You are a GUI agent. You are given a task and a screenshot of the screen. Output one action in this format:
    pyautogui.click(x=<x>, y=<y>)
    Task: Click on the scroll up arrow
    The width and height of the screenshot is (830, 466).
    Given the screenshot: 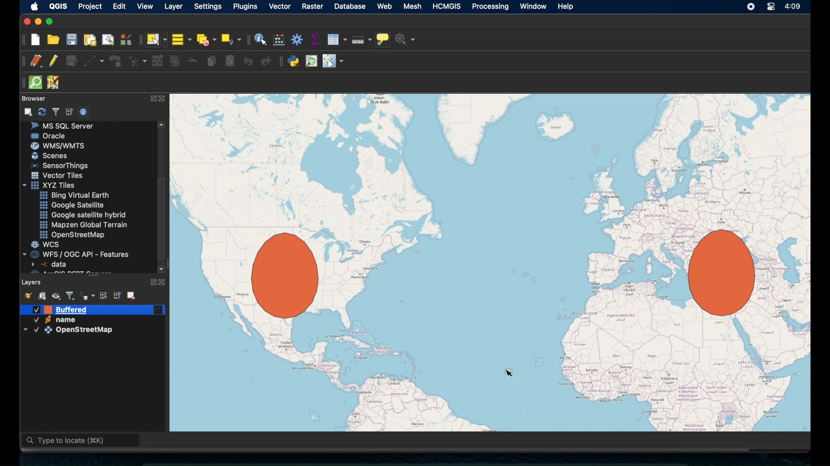 What is the action you would take?
    pyautogui.click(x=163, y=124)
    